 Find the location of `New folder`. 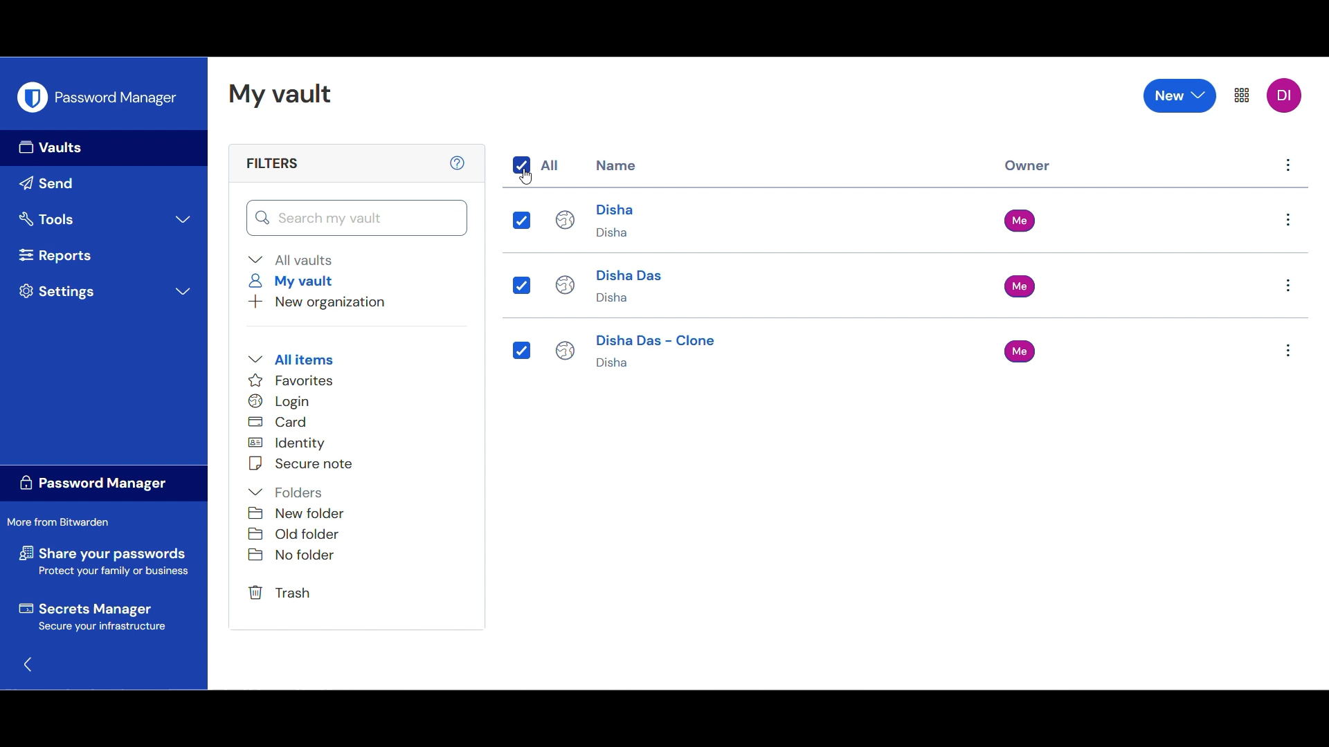

New folder is located at coordinates (296, 513).